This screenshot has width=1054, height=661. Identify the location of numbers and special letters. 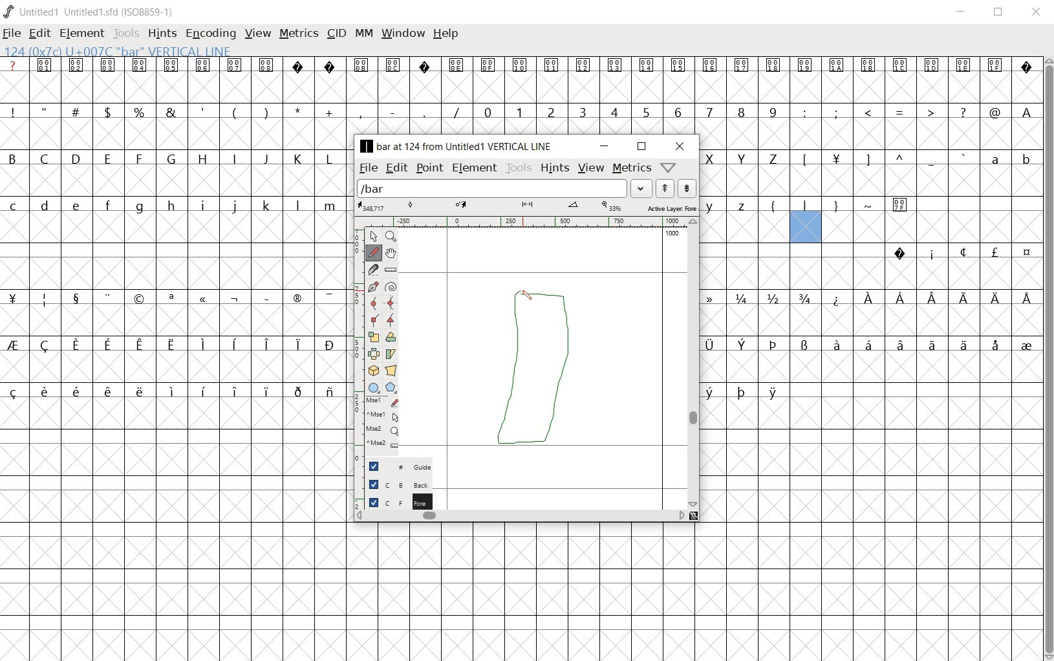
(870, 298).